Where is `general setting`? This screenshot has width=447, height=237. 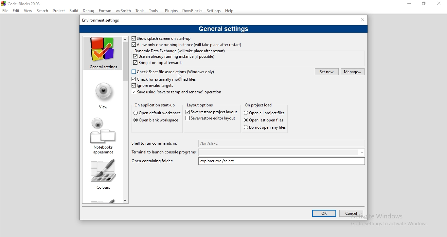 general setting is located at coordinates (101, 54).